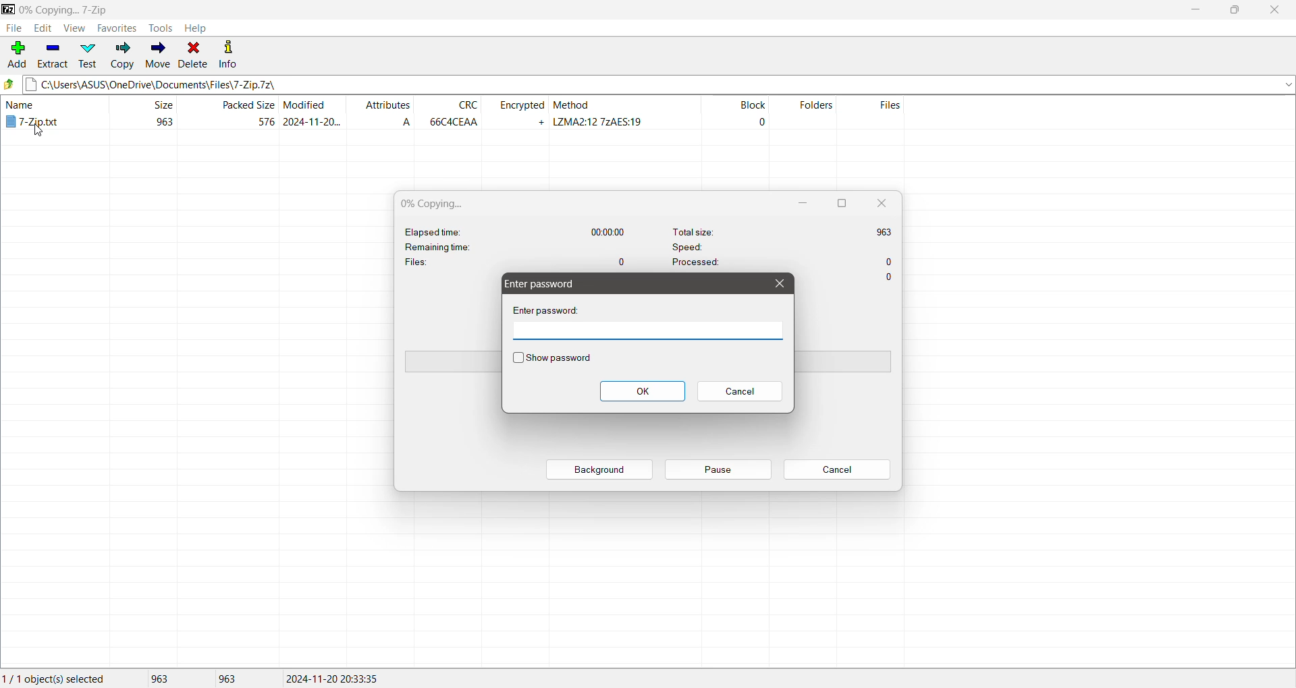  What do you see at coordinates (739, 392) in the screenshot?
I see `Cancel` at bounding box center [739, 392].